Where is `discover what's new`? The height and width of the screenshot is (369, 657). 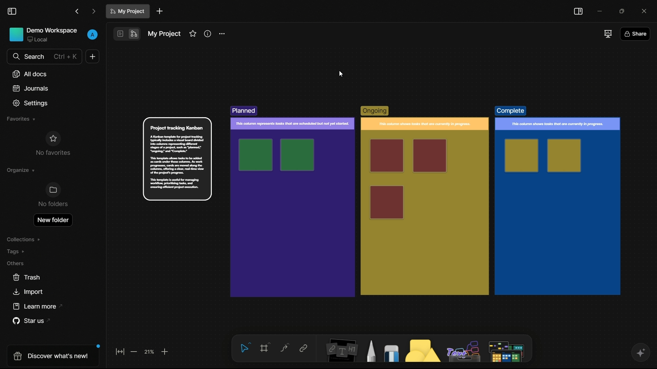 discover what's new is located at coordinates (55, 355).